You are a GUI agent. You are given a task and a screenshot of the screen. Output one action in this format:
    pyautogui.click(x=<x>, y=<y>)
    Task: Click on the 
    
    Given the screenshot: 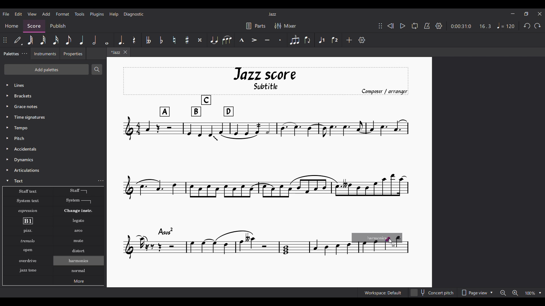 What is the action you would take?
    pyautogui.click(x=27, y=241)
    